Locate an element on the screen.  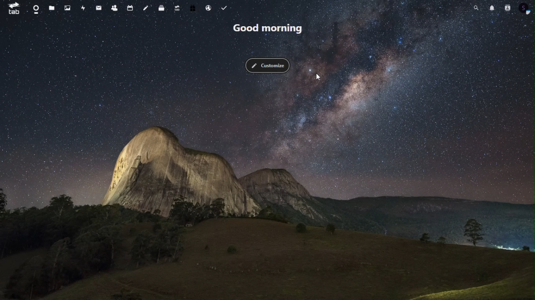
tasks is located at coordinates (224, 7).